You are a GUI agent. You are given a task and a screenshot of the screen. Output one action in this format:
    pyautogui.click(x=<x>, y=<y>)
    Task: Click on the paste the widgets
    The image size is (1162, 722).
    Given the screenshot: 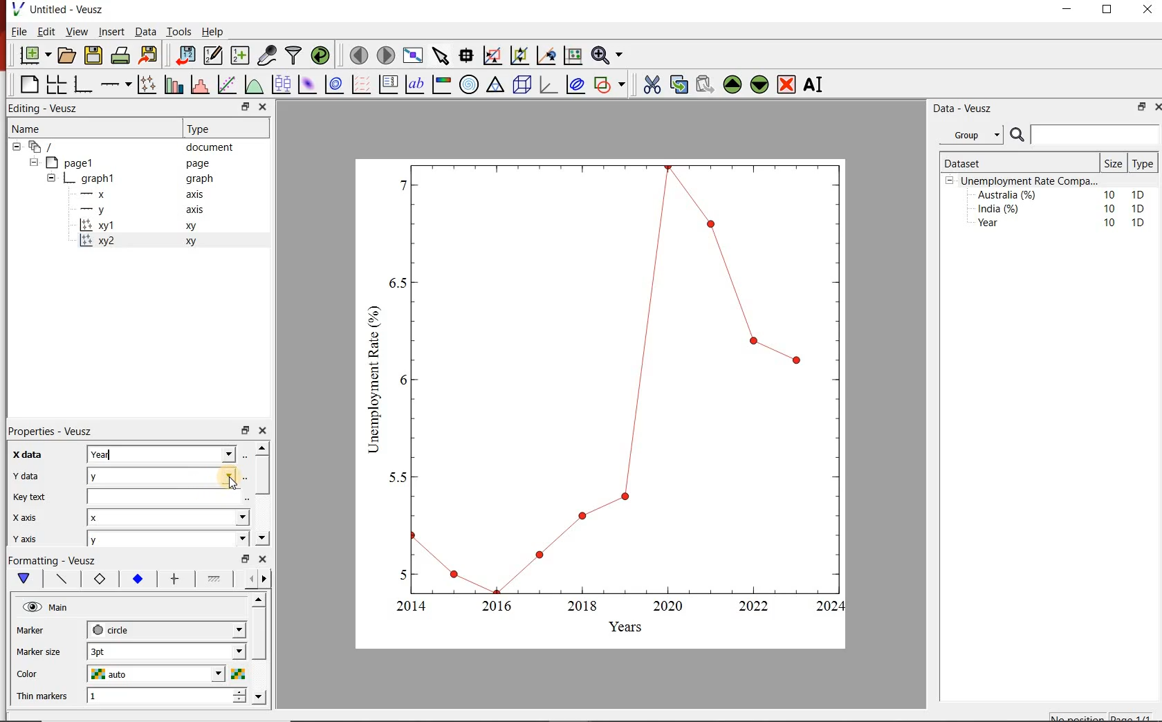 What is the action you would take?
    pyautogui.click(x=705, y=84)
    